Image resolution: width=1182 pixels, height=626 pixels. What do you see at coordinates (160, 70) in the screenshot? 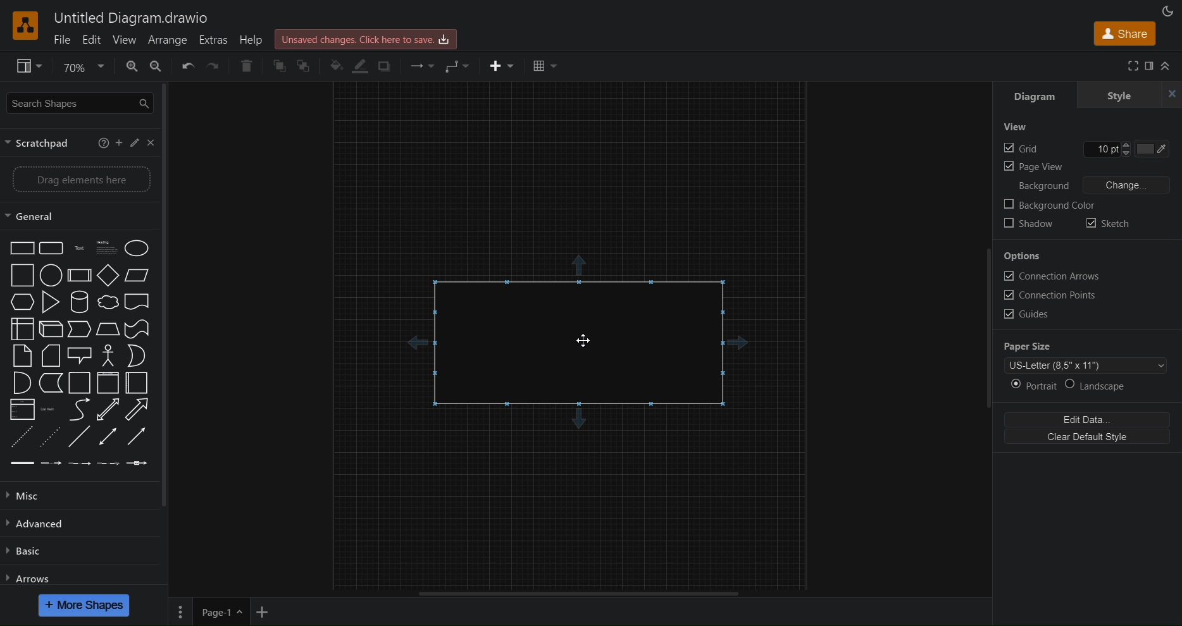
I see `Zoom Out` at bounding box center [160, 70].